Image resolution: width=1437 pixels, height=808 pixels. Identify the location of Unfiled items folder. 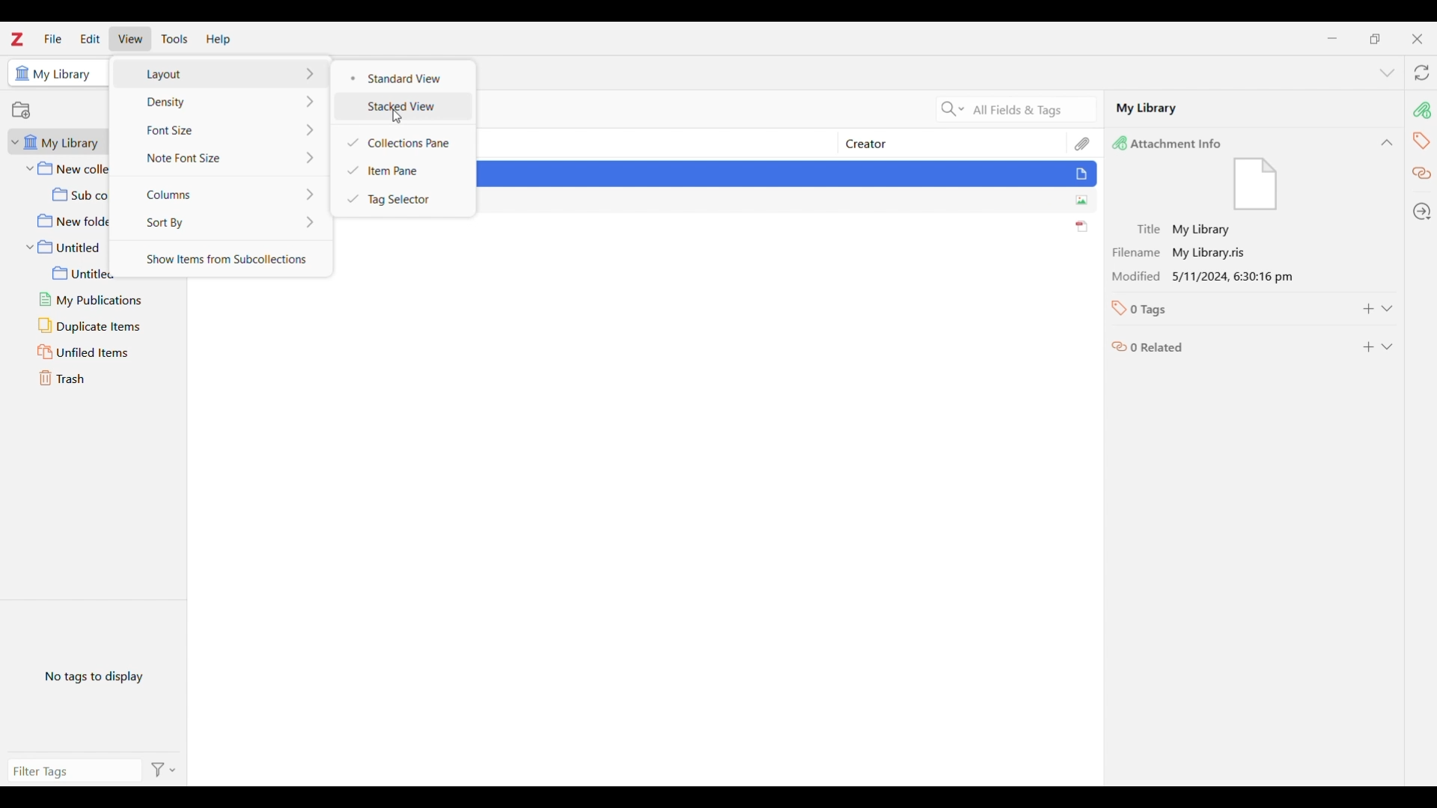
(98, 352).